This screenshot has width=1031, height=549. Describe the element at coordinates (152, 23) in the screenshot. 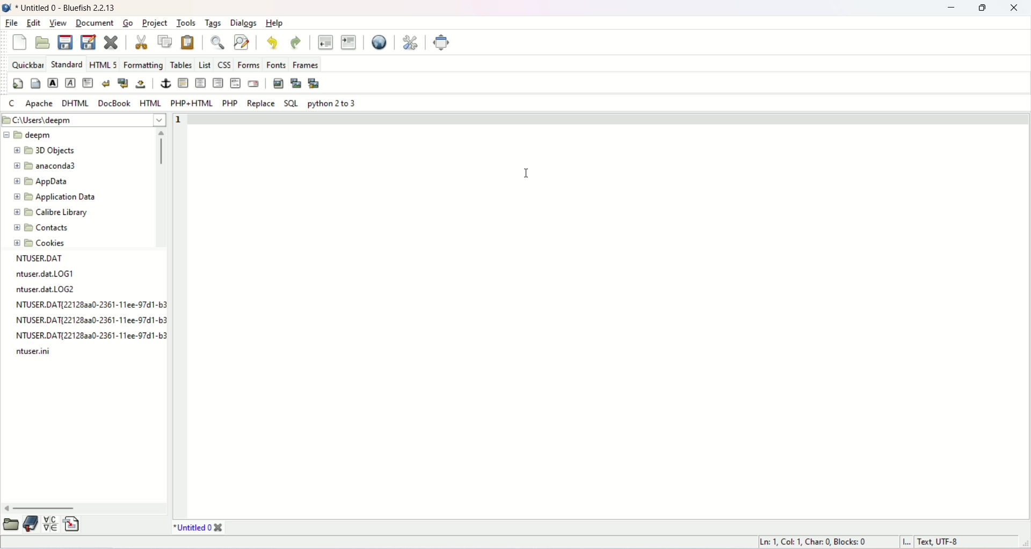

I see `project` at that location.